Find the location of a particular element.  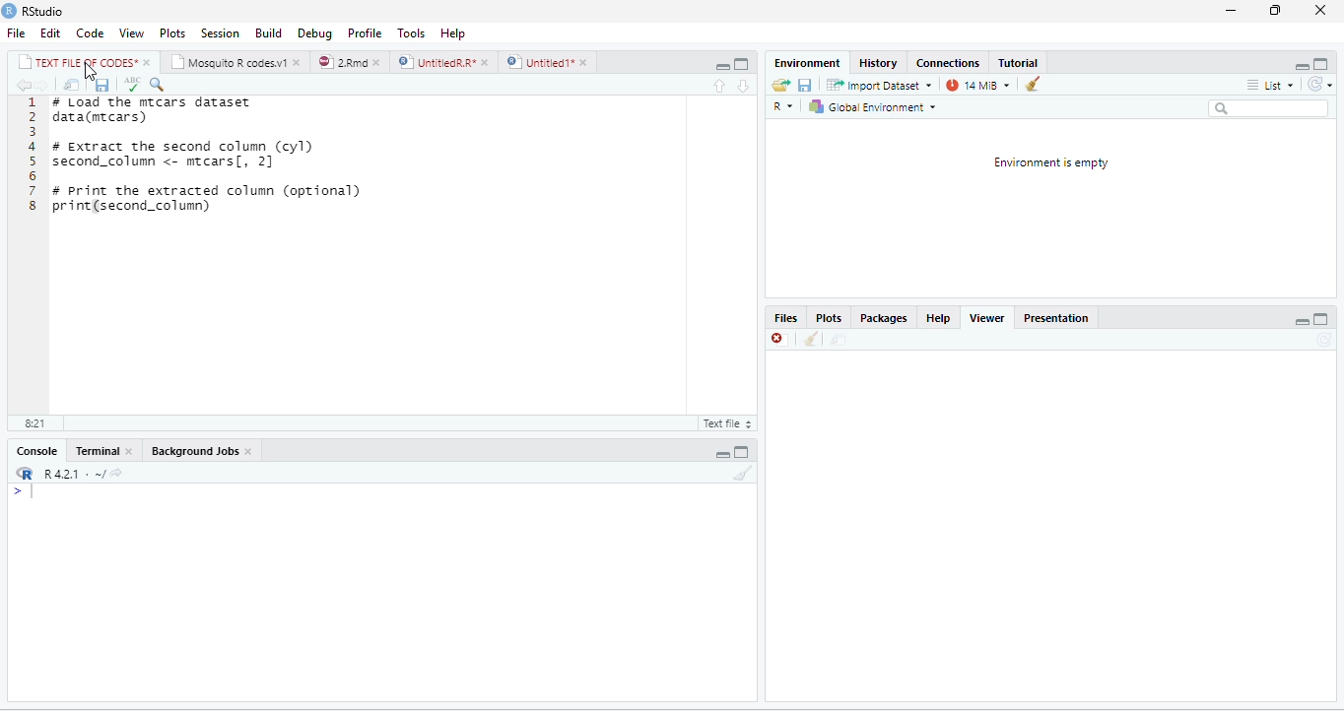

 R421 « ~ is located at coordinates (65, 471).